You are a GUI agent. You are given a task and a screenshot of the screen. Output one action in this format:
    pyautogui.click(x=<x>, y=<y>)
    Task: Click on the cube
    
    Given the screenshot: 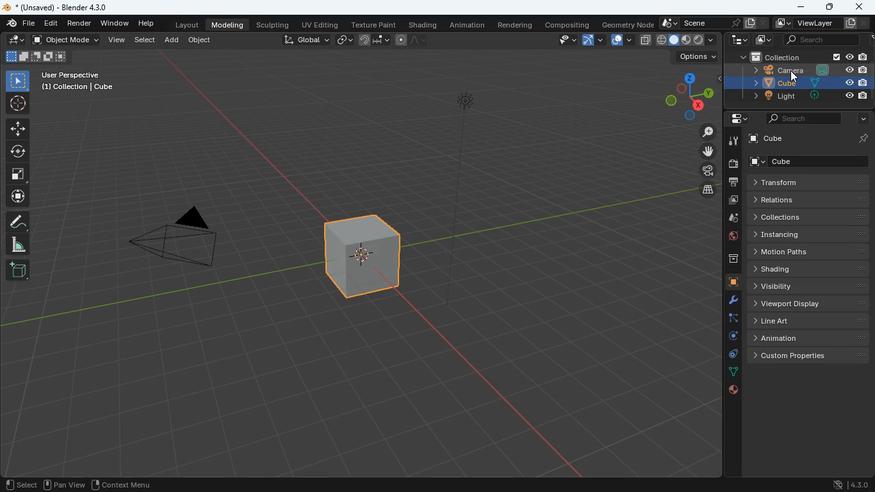 What is the action you would take?
    pyautogui.click(x=811, y=160)
    